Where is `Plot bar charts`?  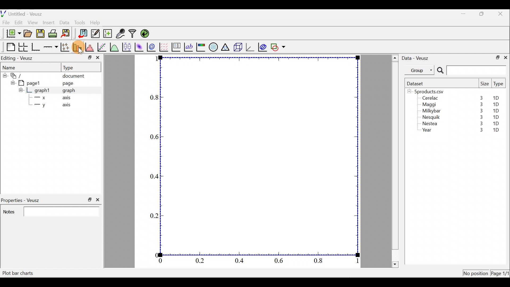
Plot bar charts is located at coordinates (78, 47).